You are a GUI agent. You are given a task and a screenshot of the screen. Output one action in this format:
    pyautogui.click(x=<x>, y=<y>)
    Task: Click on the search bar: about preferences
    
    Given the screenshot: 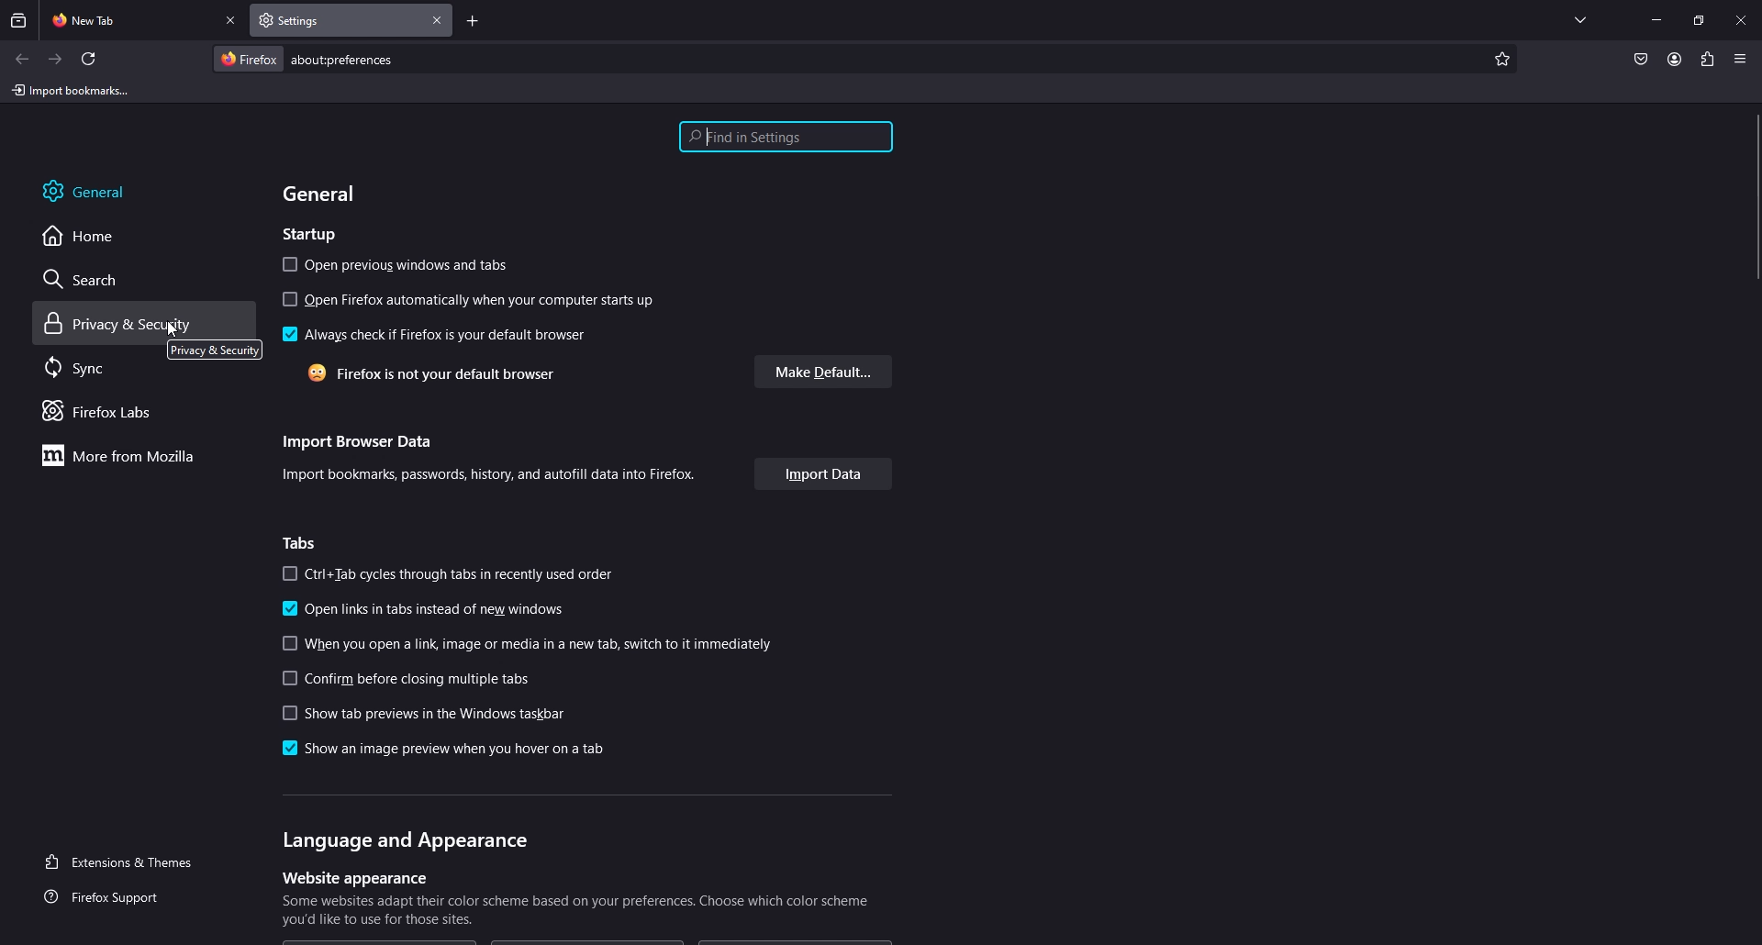 What is the action you would take?
    pyautogui.click(x=355, y=60)
    